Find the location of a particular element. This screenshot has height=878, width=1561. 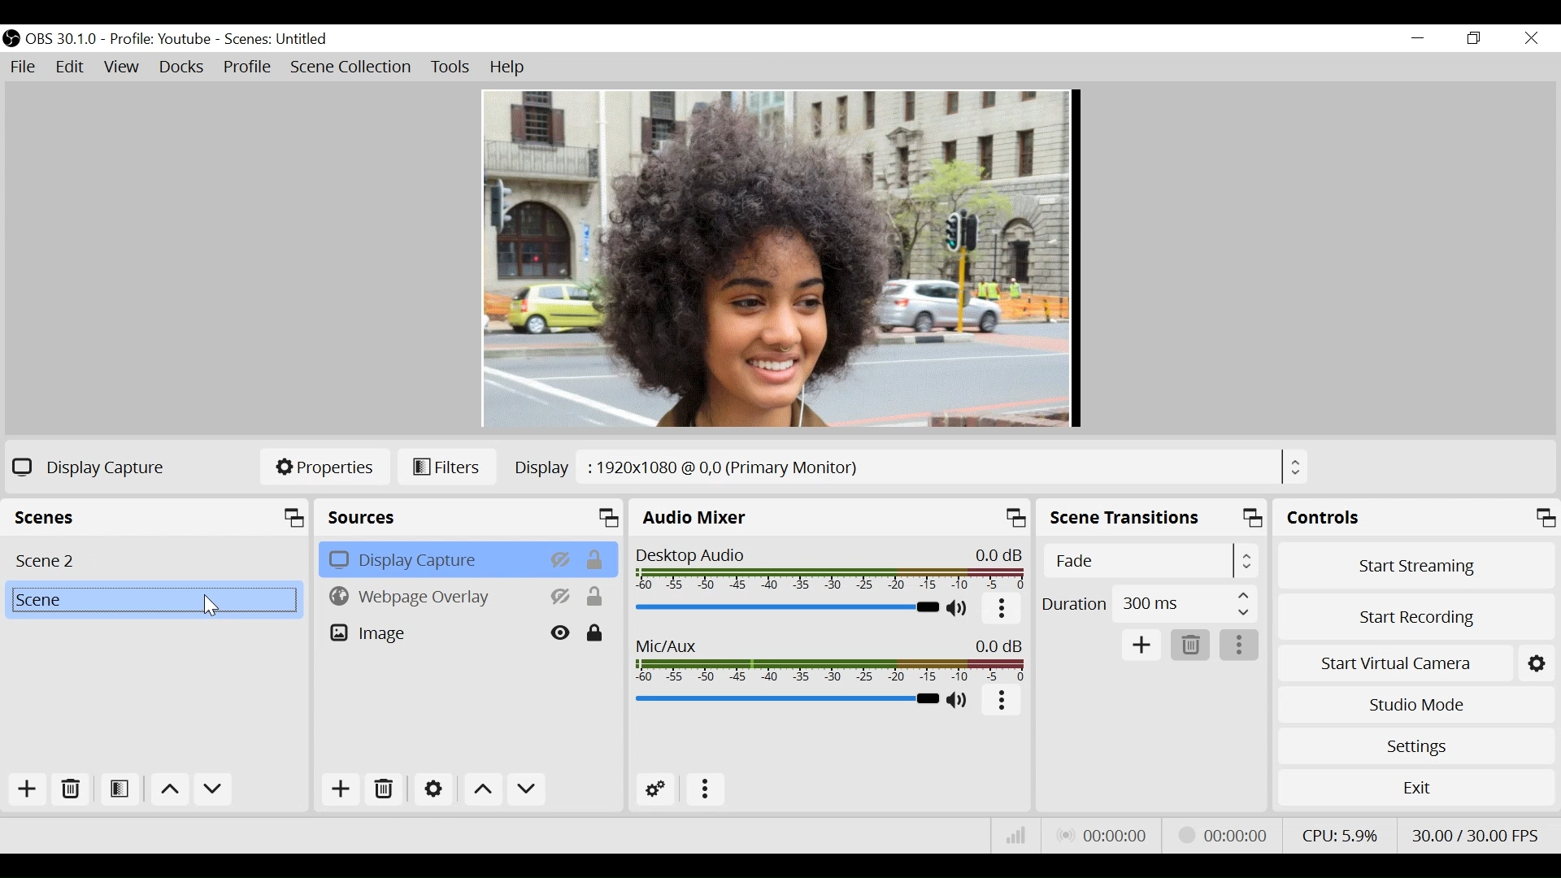

Settings is located at coordinates (433, 788).